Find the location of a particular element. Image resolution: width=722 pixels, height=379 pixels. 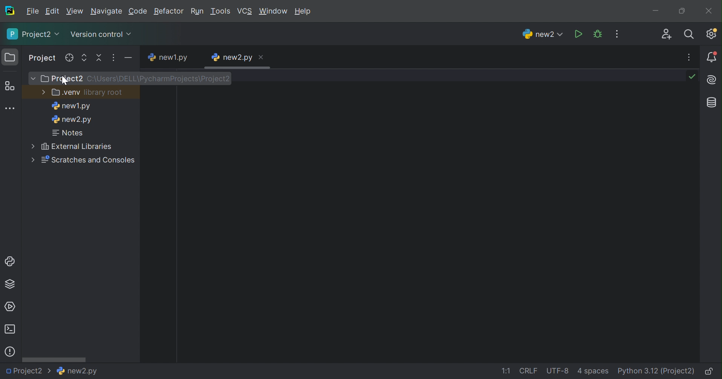

CRLF is located at coordinates (529, 371).